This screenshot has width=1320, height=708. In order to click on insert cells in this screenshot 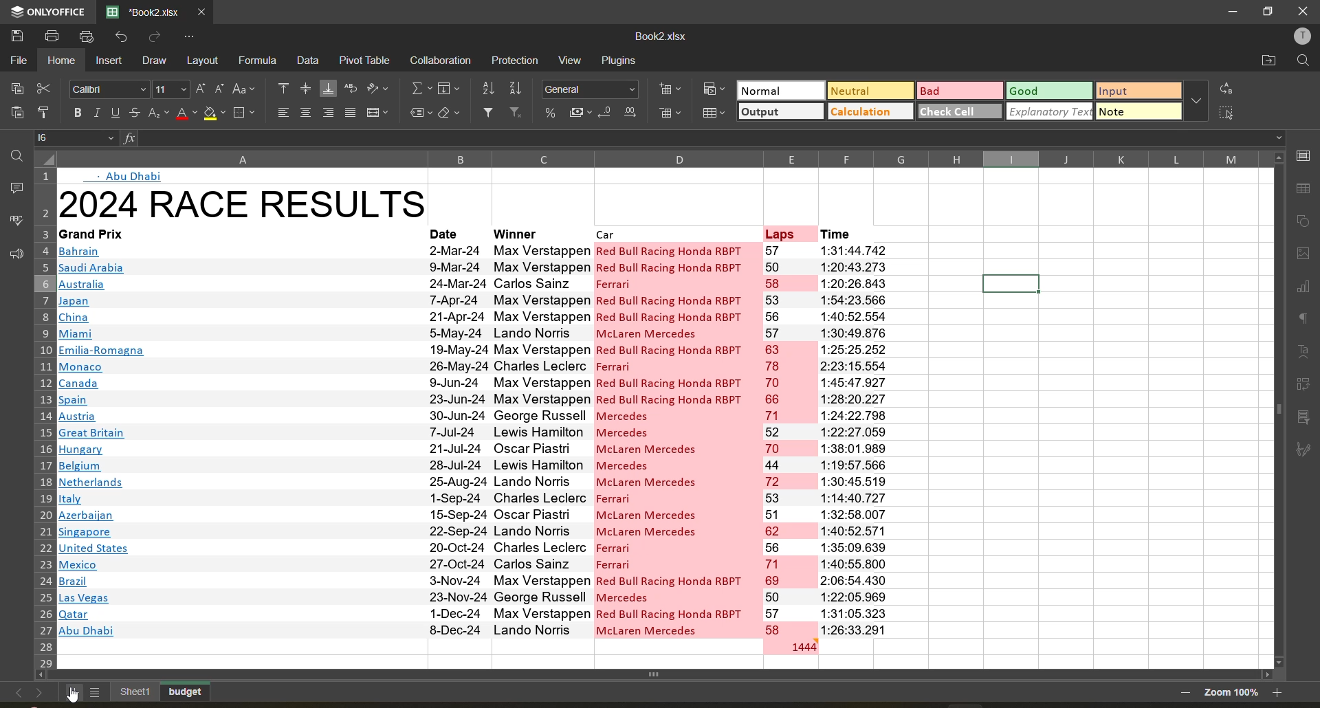, I will do `click(672, 89)`.